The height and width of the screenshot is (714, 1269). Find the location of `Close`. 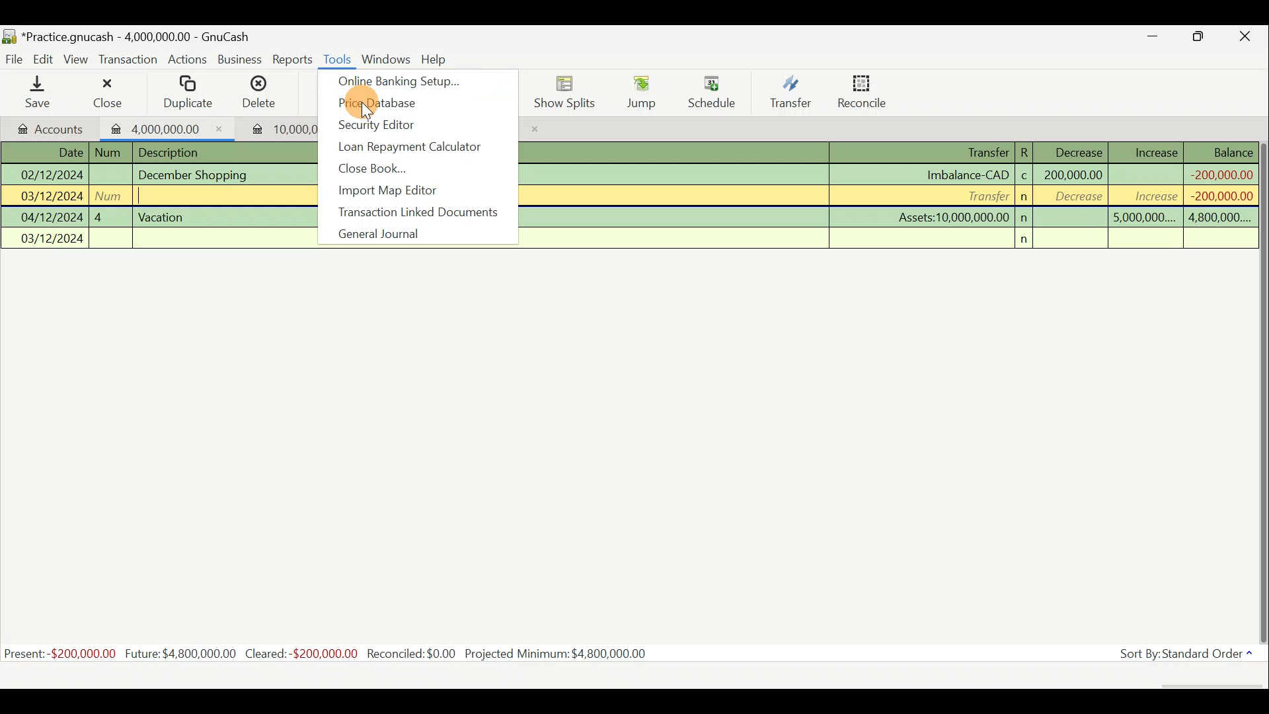

Close is located at coordinates (1249, 36).